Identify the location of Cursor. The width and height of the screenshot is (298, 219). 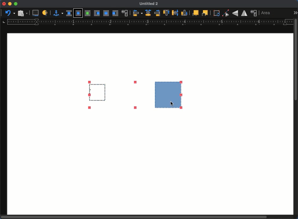
(172, 104).